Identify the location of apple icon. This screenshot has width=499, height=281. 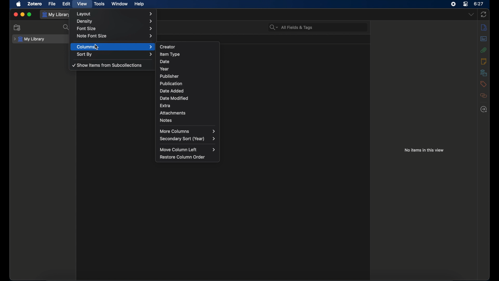
(19, 4).